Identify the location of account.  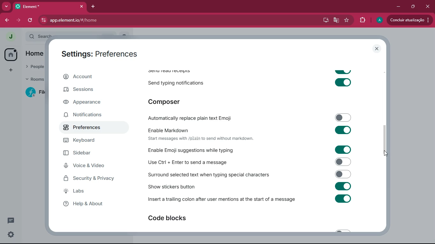
(90, 78).